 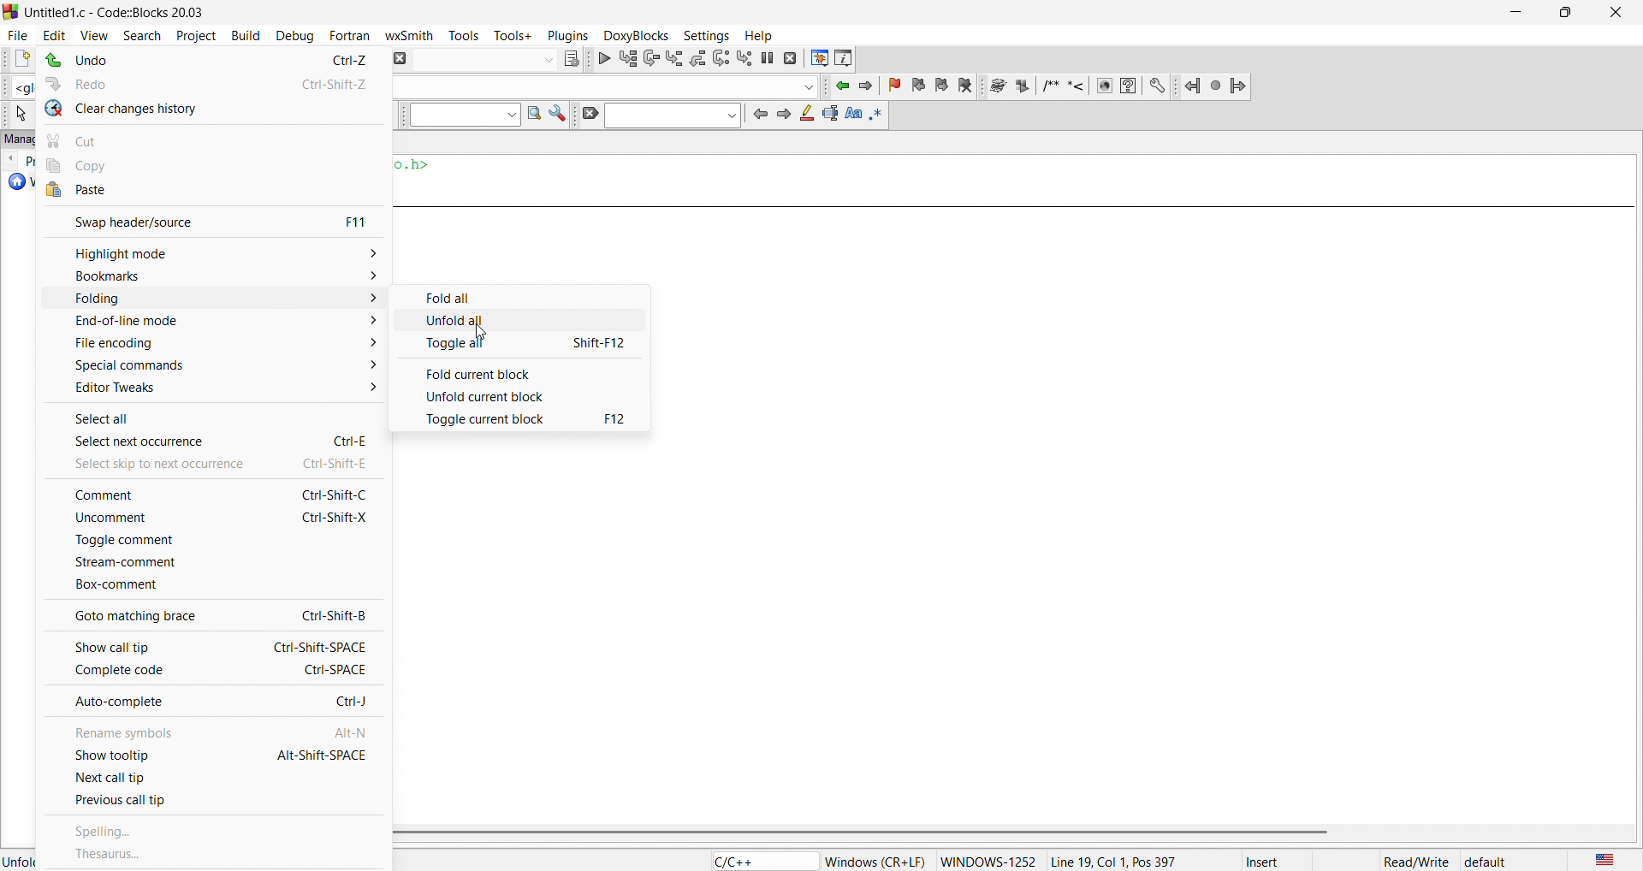 What do you see at coordinates (1112, 861) in the screenshot?
I see `Line 19, col 1, Pos 397` at bounding box center [1112, 861].